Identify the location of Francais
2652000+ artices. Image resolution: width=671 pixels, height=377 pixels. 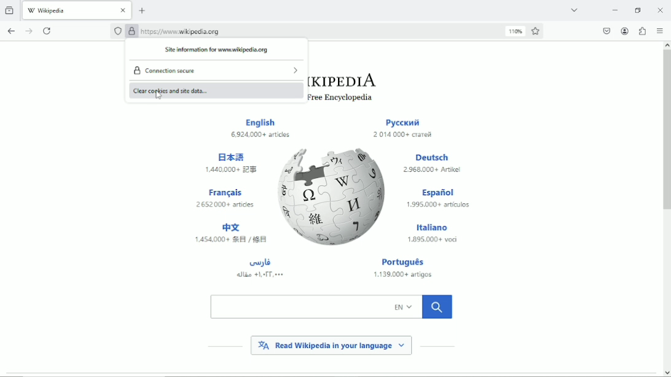
(226, 198).